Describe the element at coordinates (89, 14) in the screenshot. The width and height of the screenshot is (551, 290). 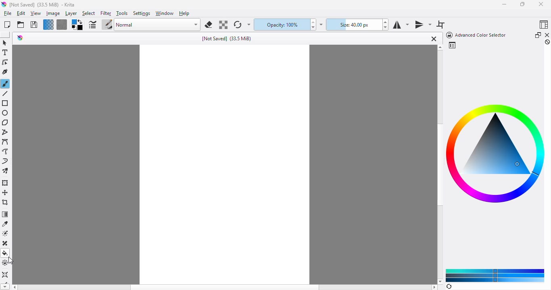
I see `select` at that location.